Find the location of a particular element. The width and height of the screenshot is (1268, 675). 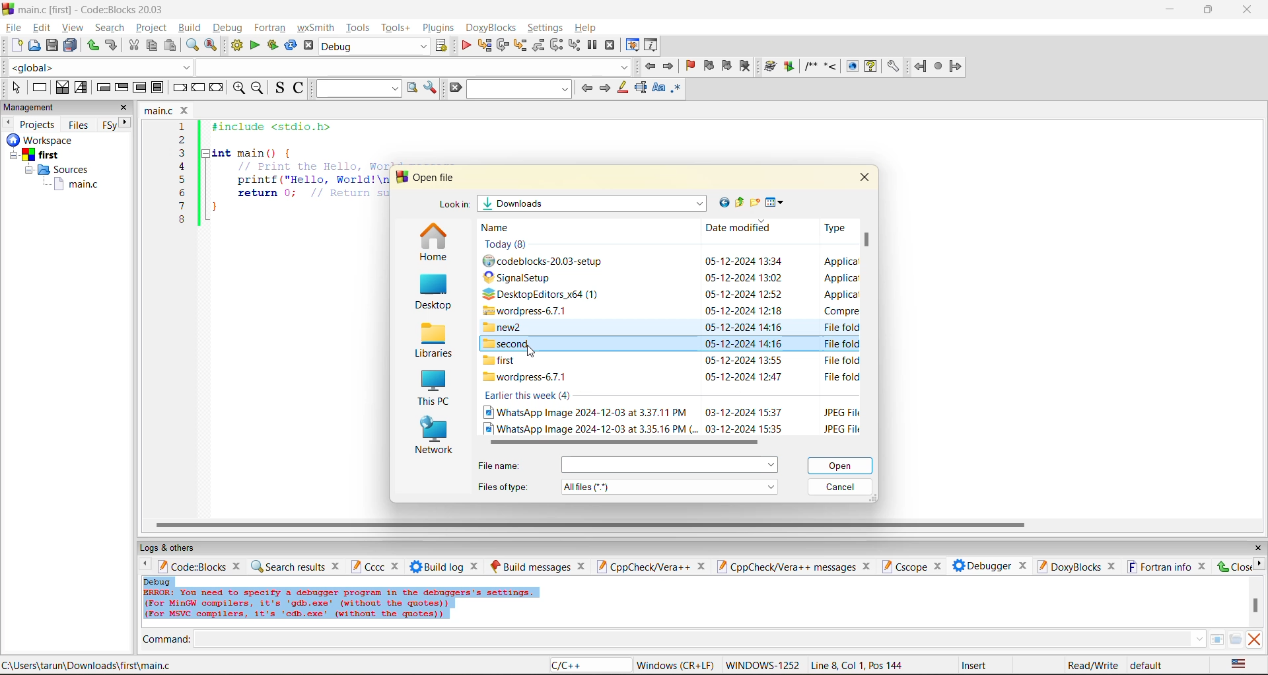

build is located at coordinates (771, 67).